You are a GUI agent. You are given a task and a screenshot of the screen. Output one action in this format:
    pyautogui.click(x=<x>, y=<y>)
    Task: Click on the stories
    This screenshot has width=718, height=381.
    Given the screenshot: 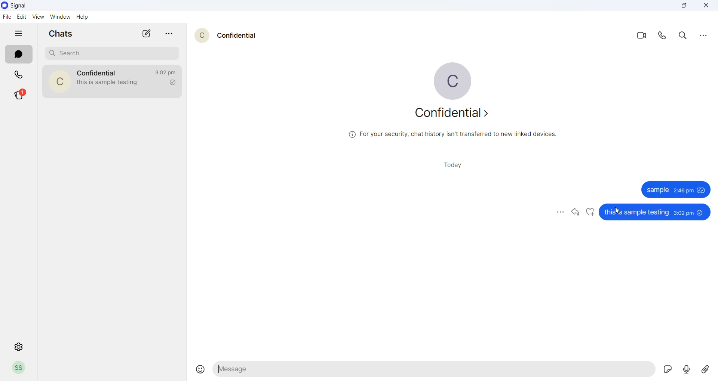 What is the action you would take?
    pyautogui.click(x=22, y=95)
    